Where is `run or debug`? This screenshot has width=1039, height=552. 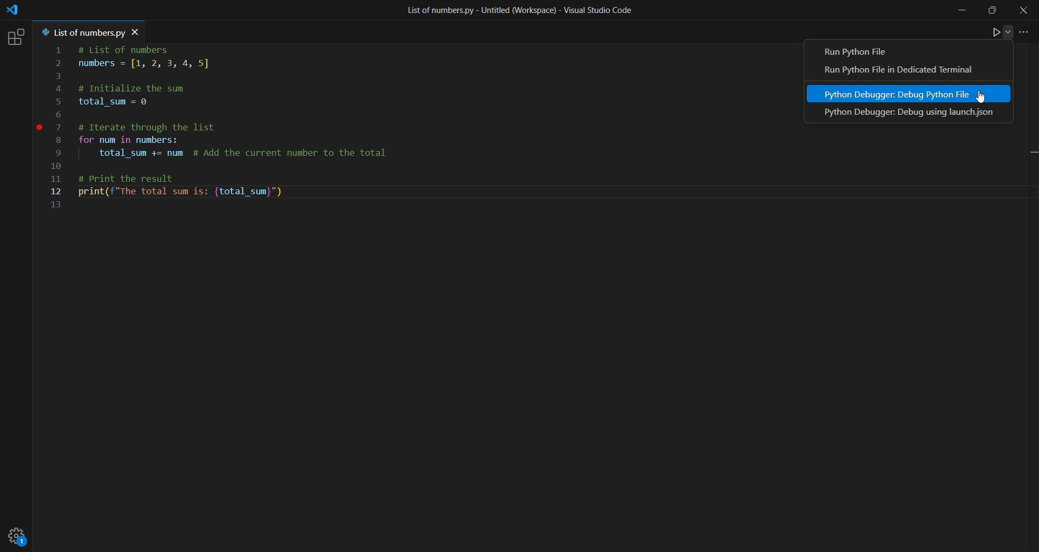
run or debug is located at coordinates (996, 34).